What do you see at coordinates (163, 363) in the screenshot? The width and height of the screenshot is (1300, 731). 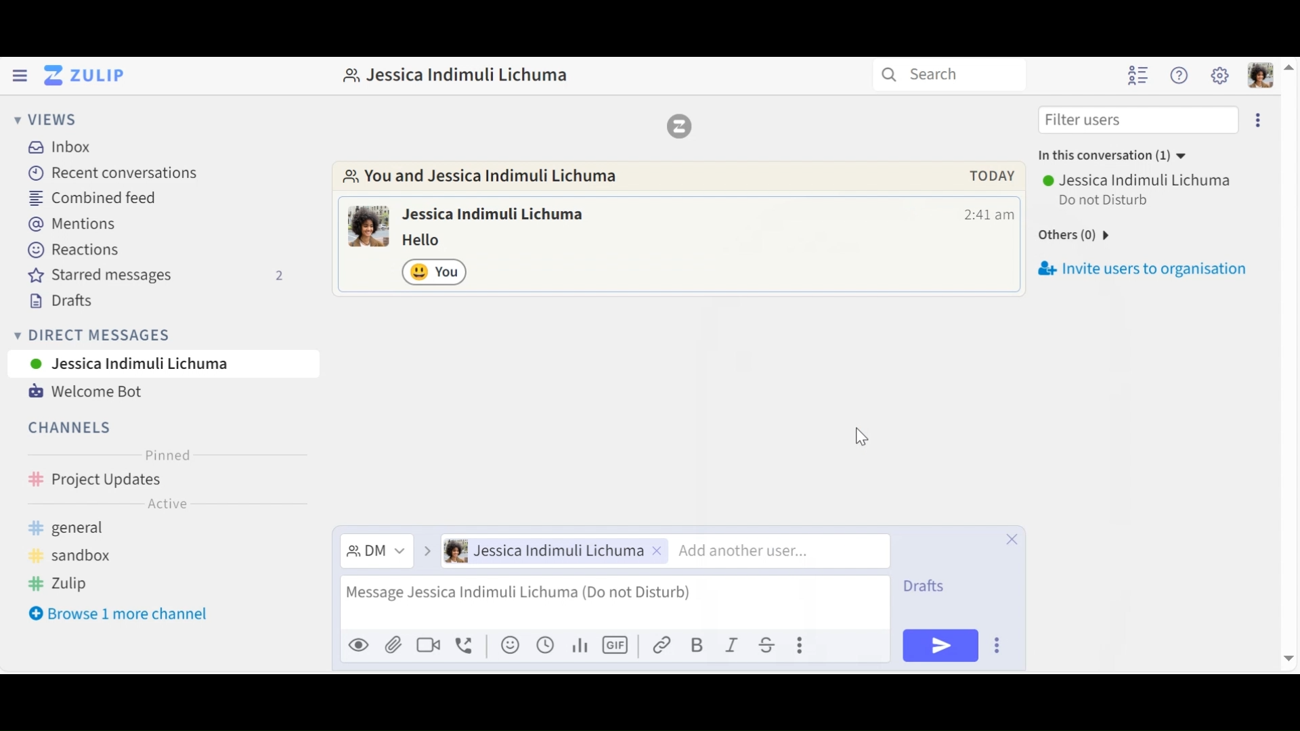 I see `User` at bounding box center [163, 363].